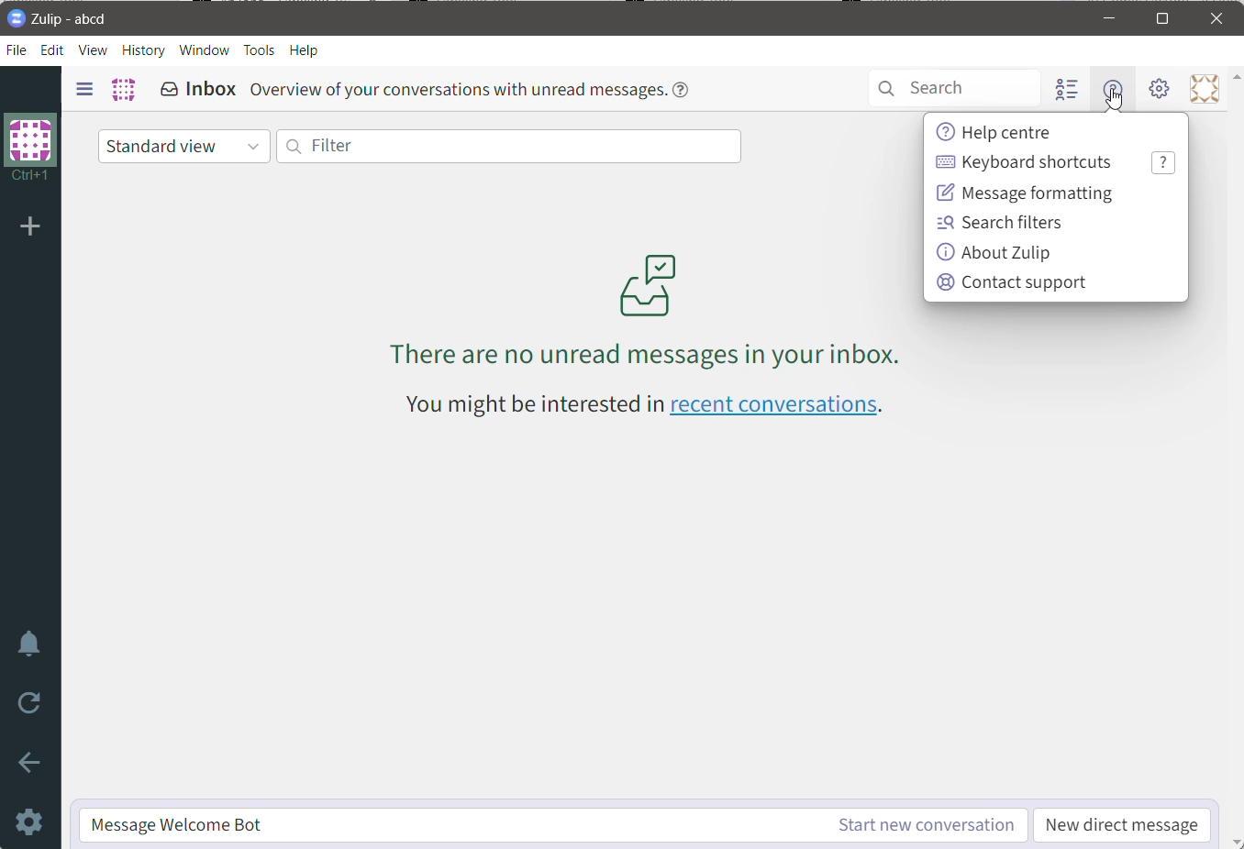  Describe the element at coordinates (1165, 17) in the screenshot. I see `Maximize` at that location.